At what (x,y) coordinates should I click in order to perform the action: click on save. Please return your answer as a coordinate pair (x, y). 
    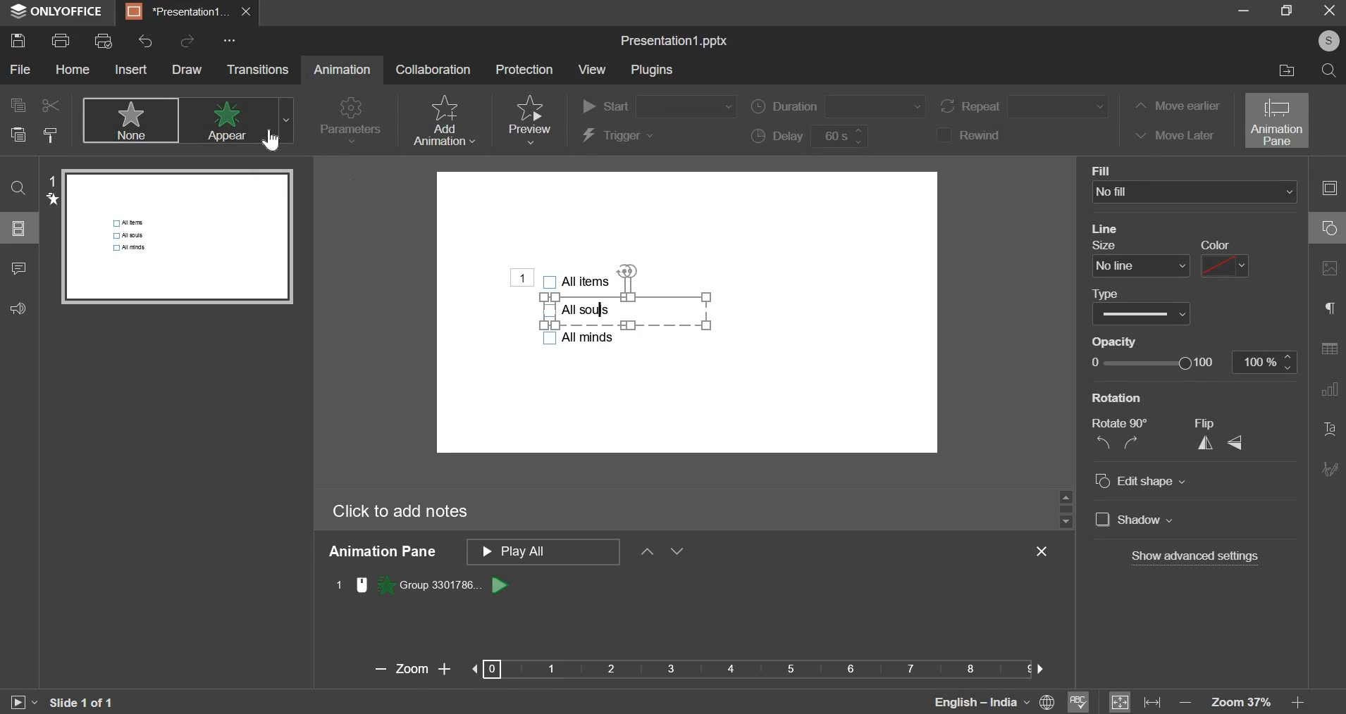
    Looking at the image, I should click on (17, 40).